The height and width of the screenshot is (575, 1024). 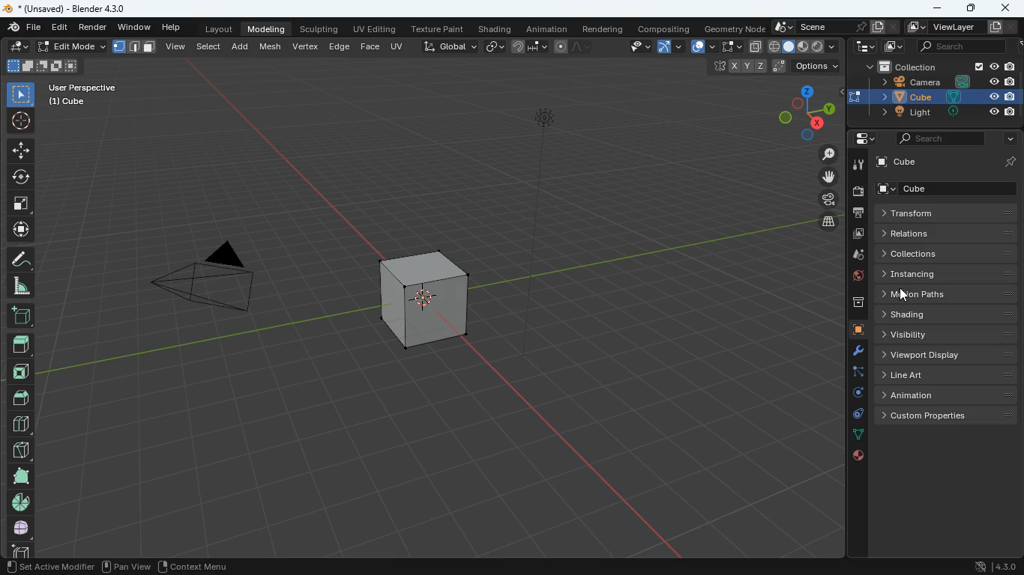 What do you see at coordinates (339, 46) in the screenshot?
I see `edge` at bounding box center [339, 46].